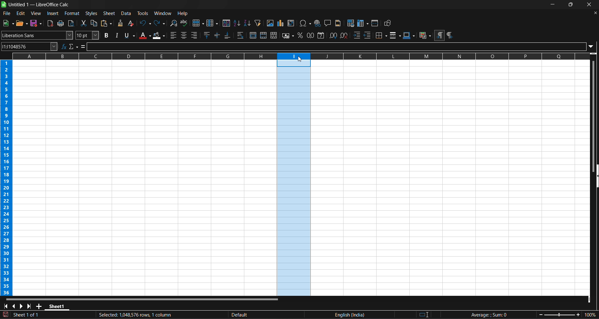 Image resolution: width=599 pixels, height=319 pixels. I want to click on styles, so click(91, 13).